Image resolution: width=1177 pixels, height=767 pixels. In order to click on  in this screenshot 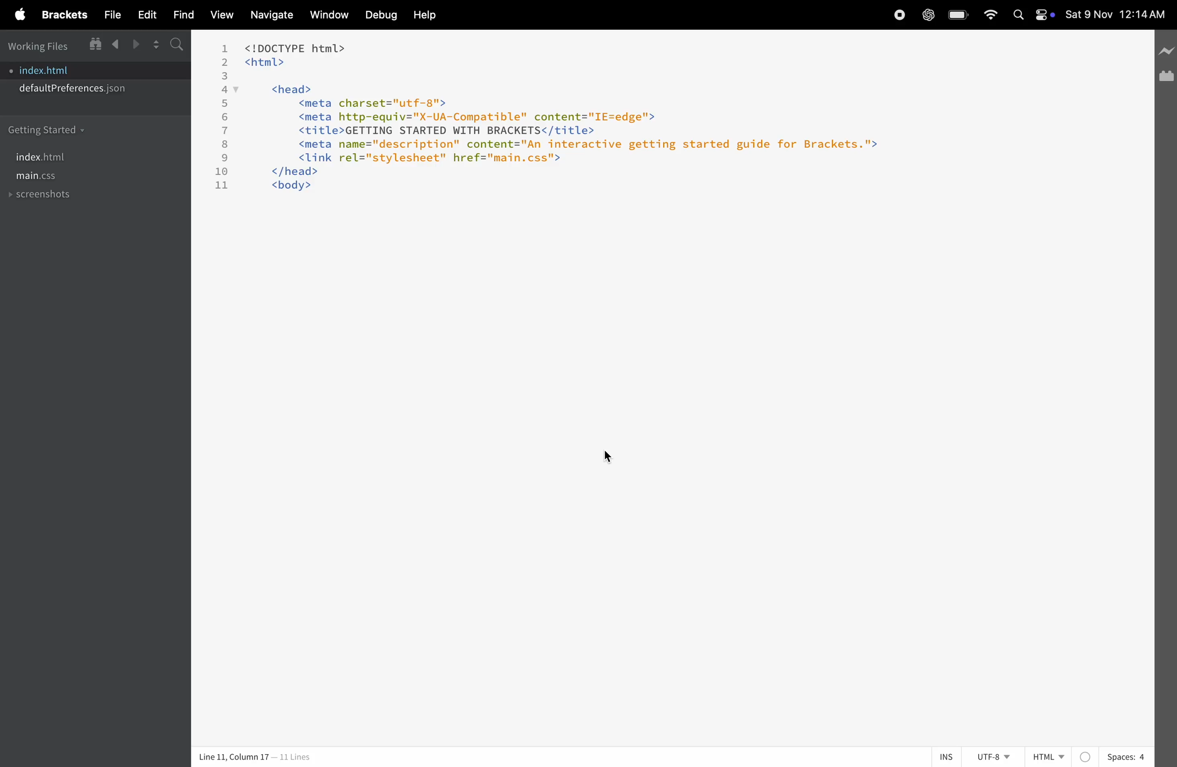, I will do `click(63, 17)`.